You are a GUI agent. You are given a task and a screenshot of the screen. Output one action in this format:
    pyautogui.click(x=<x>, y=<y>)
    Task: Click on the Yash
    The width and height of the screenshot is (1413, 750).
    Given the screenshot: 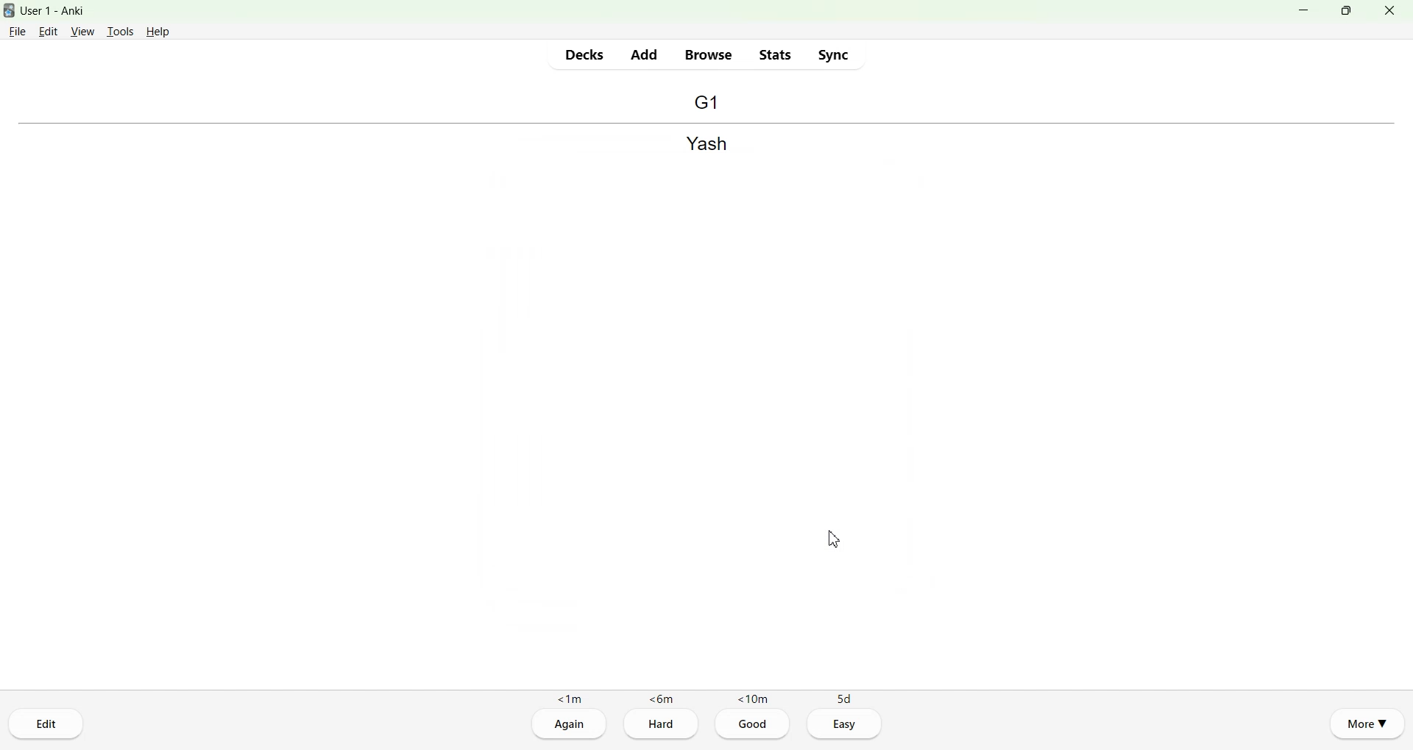 What is the action you would take?
    pyautogui.click(x=706, y=145)
    